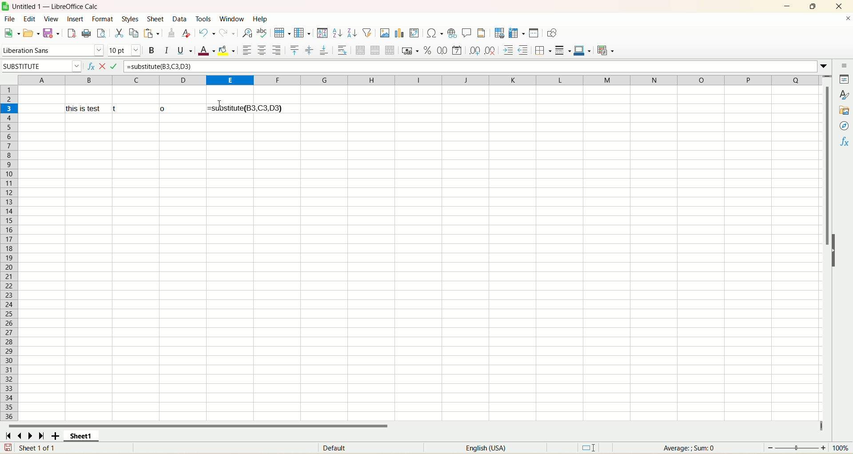 Image resolution: width=853 pixels, height=454 pixels. I want to click on scroll to next sheet, so click(30, 434).